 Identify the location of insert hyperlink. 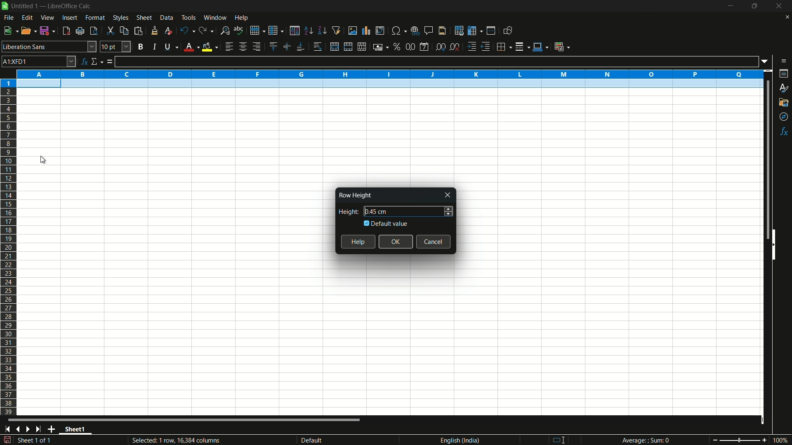
(416, 30).